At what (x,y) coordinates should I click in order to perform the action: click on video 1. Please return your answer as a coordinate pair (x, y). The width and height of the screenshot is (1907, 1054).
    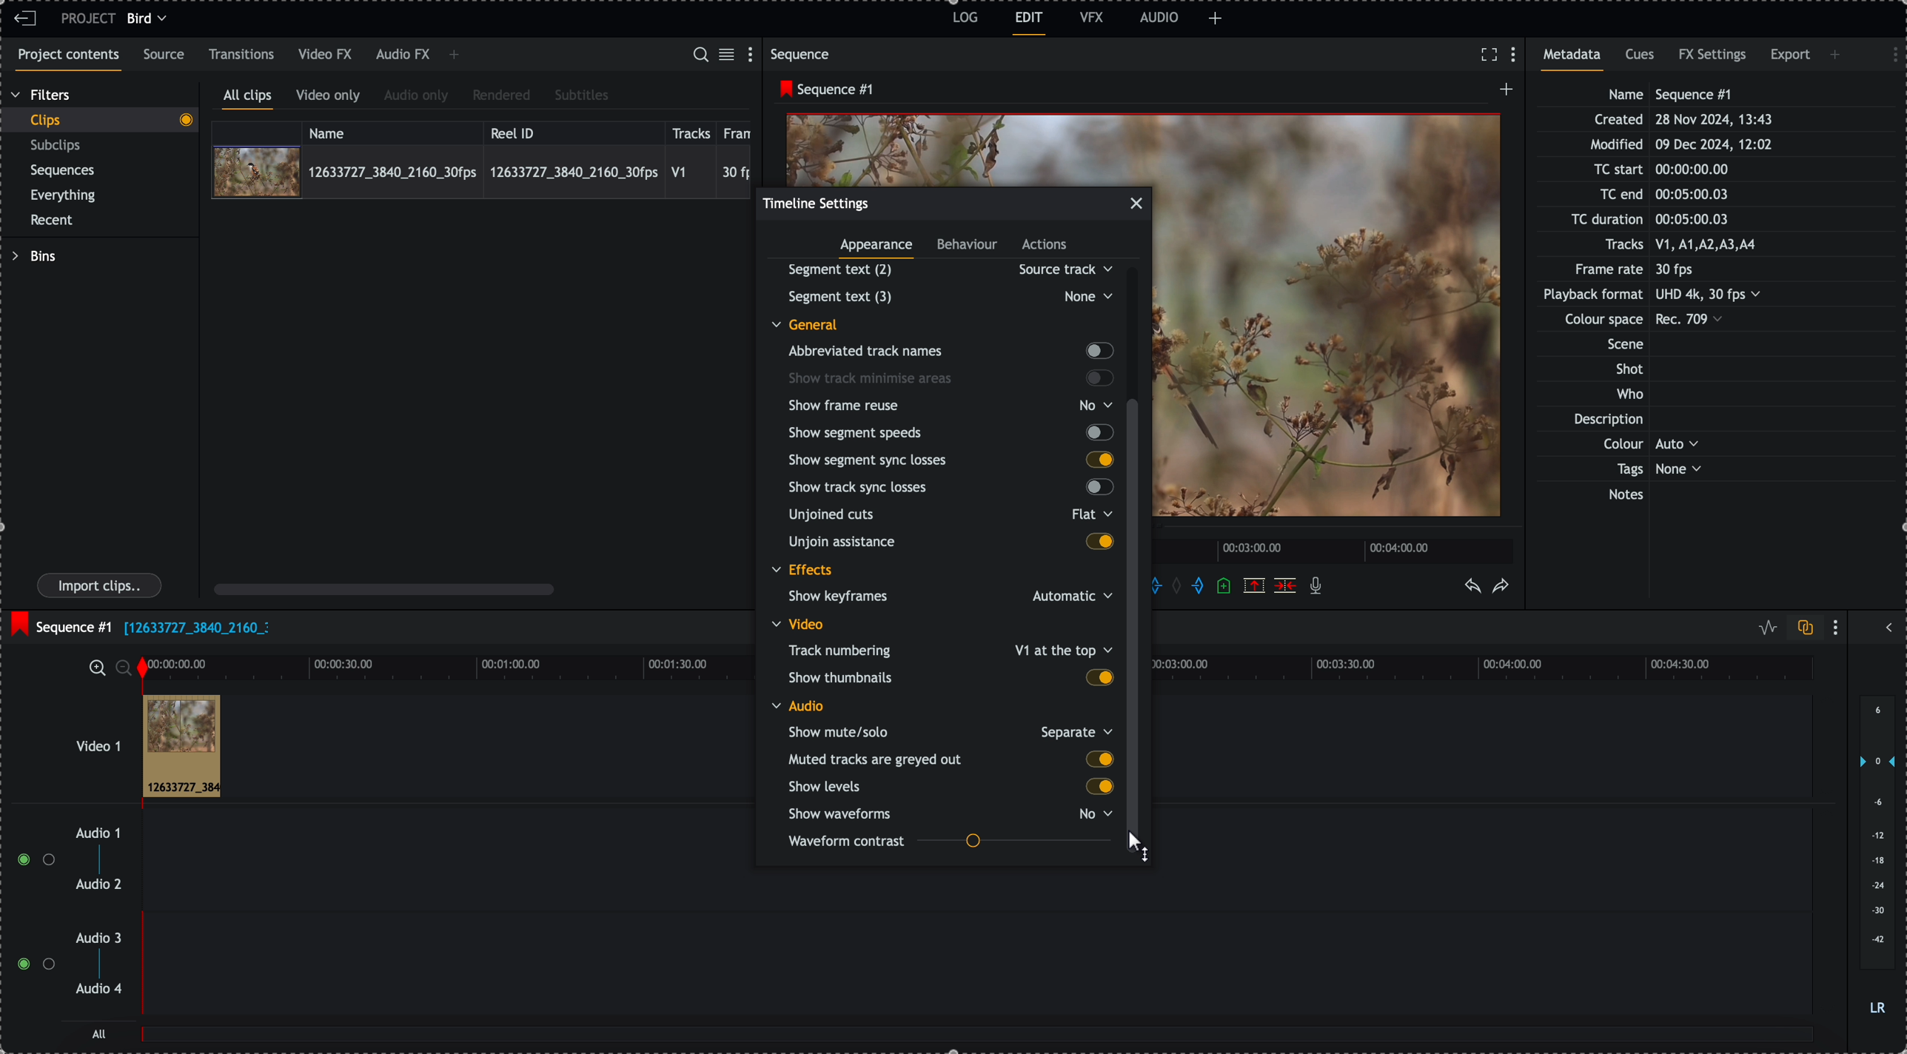
    Looking at the image, I should click on (78, 739).